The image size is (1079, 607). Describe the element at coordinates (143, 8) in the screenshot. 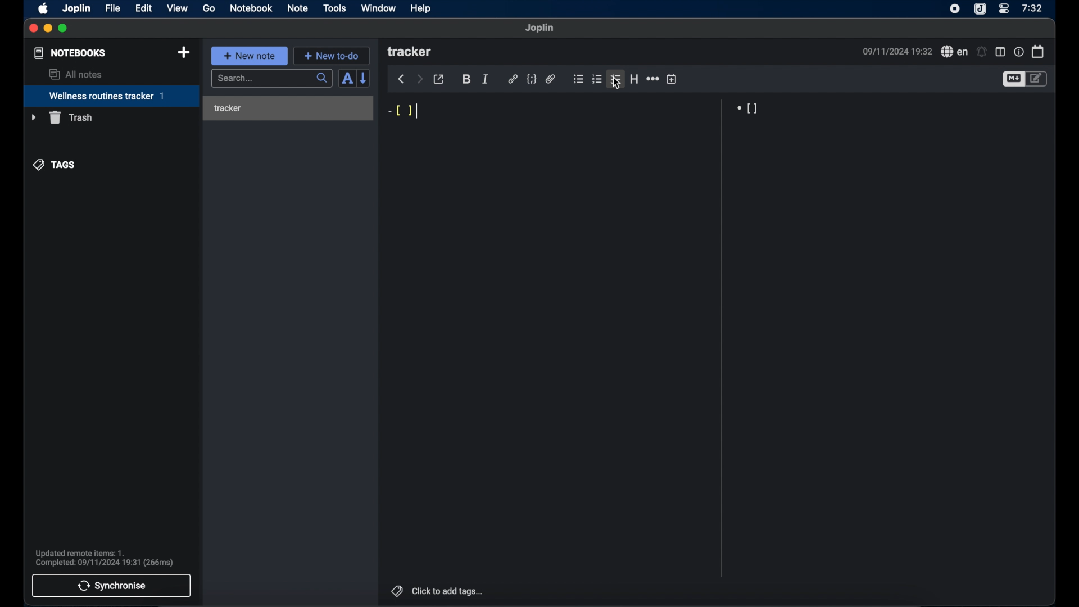

I see `edit` at that location.